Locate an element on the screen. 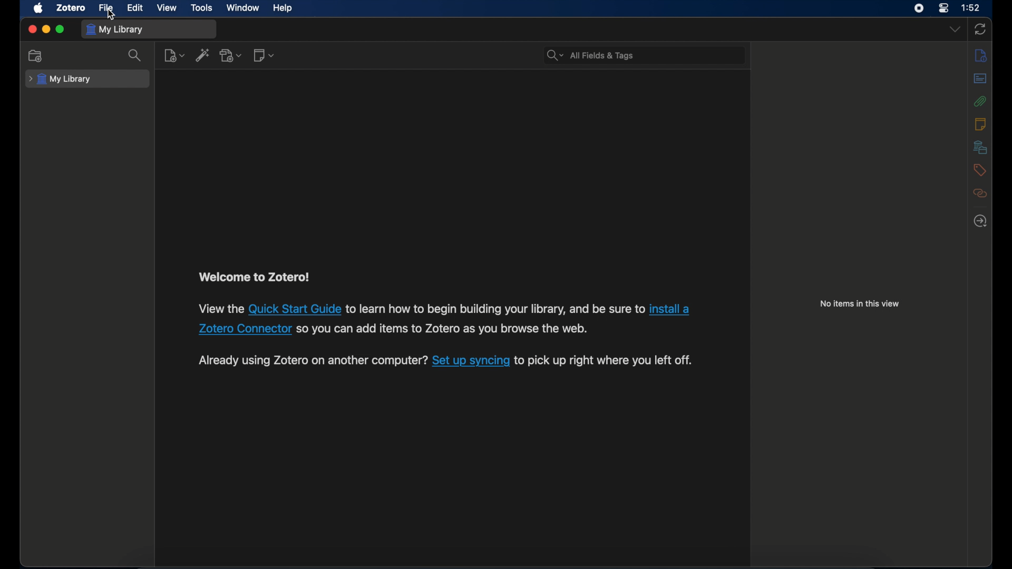 The width and height of the screenshot is (1012, 569). Quick Start Guide is located at coordinates (294, 307).